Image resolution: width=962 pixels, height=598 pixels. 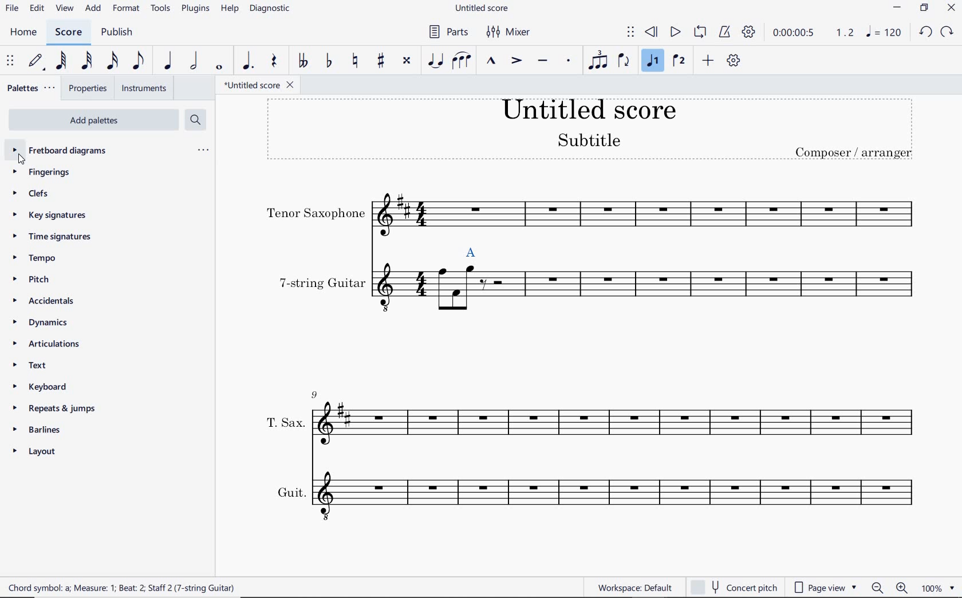 What do you see at coordinates (40, 257) in the screenshot?
I see `TEMPO` at bounding box center [40, 257].